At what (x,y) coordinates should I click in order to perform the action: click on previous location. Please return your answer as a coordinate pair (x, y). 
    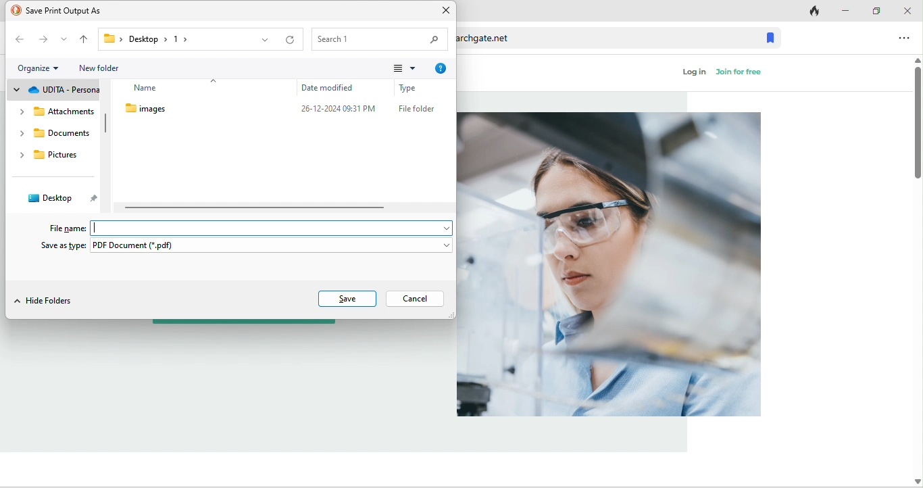
    Looking at the image, I should click on (263, 39).